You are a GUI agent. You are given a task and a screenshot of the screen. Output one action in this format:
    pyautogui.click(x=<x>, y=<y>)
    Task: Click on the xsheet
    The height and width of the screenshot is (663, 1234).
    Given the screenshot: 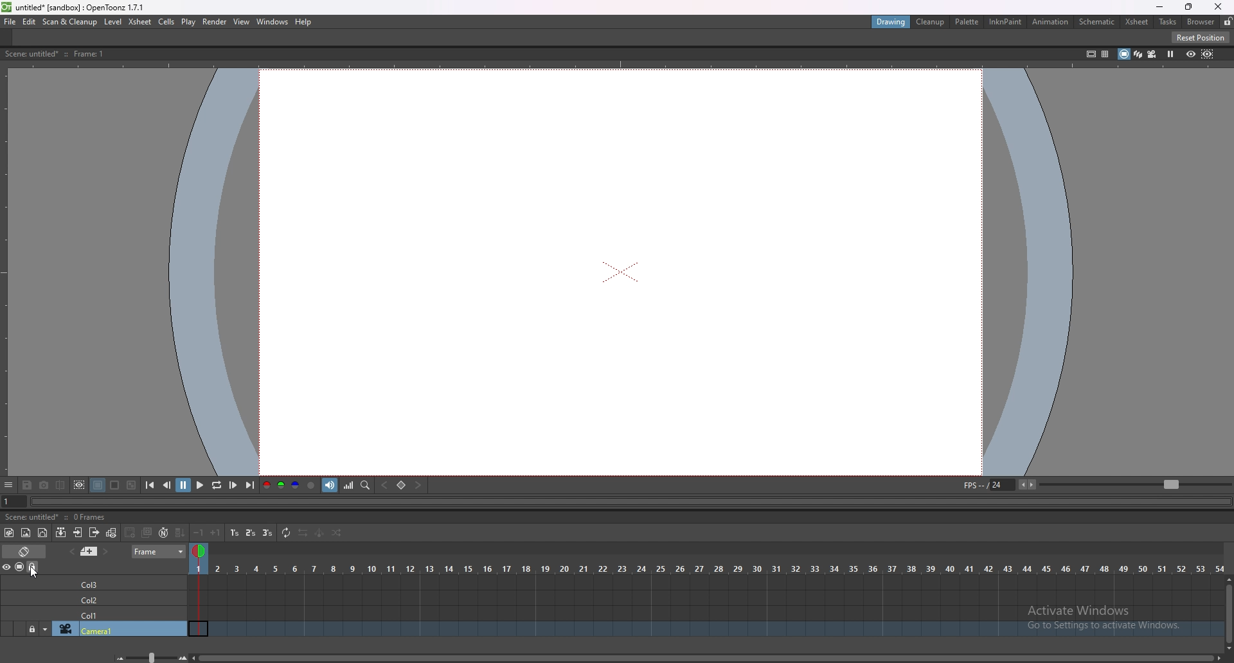 What is the action you would take?
    pyautogui.click(x=1137, y=22)
    